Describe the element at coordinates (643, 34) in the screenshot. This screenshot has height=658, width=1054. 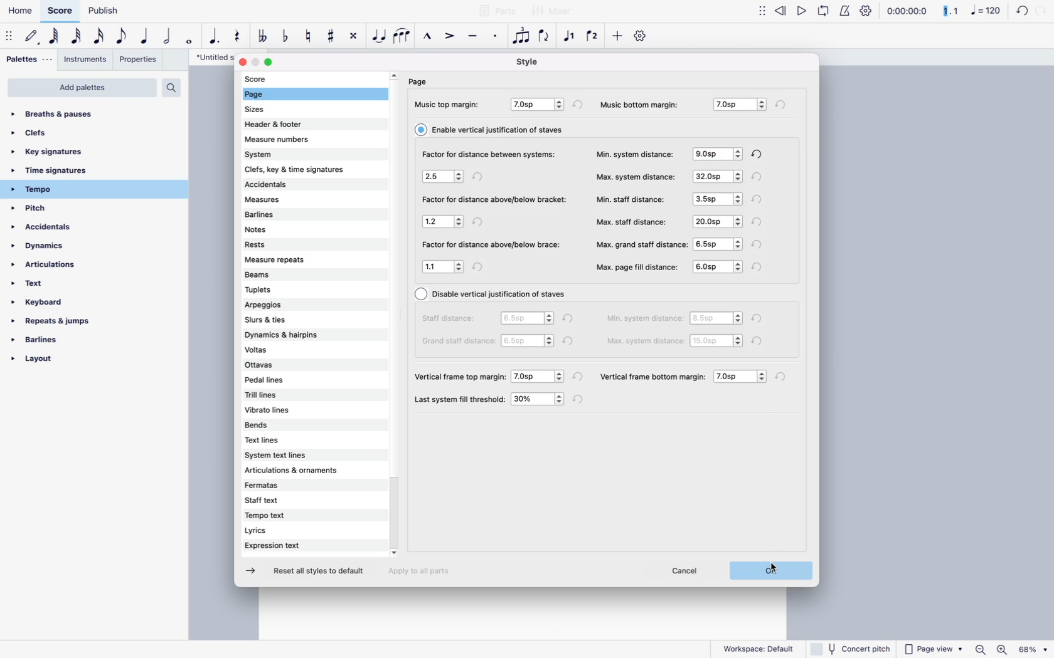
I see `Setting` at that location.